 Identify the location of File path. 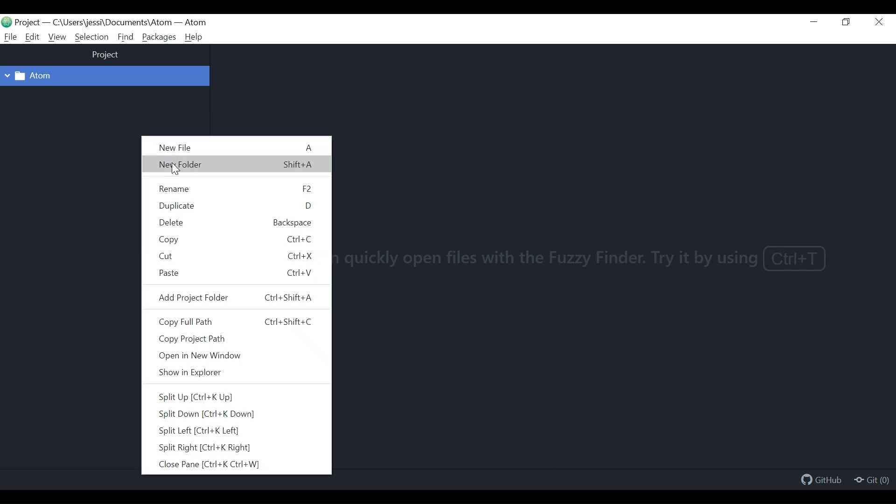
(110, 23).